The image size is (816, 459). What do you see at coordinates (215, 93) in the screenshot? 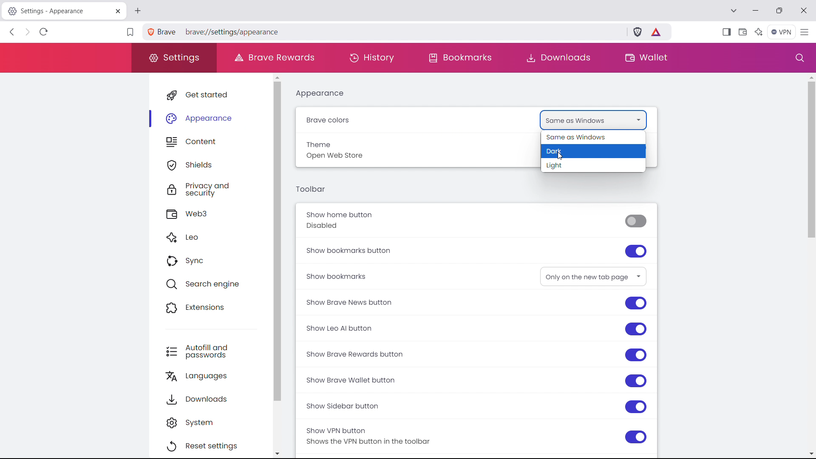
I see `get started` at bounding box center [215, 93].